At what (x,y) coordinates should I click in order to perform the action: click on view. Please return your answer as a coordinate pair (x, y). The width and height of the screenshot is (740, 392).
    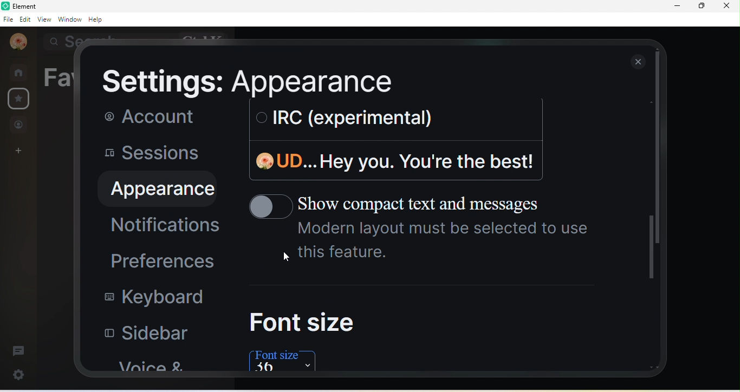
    Looking at the image, I should click on (43, 20).